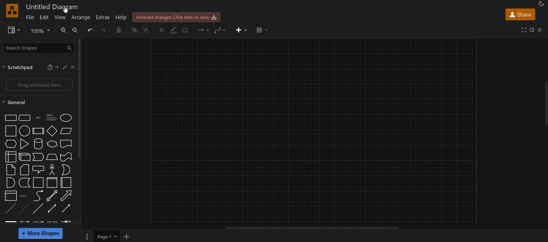  Describe the element at coordinates (533, 31) in the screenshot. I see `format` at that location.